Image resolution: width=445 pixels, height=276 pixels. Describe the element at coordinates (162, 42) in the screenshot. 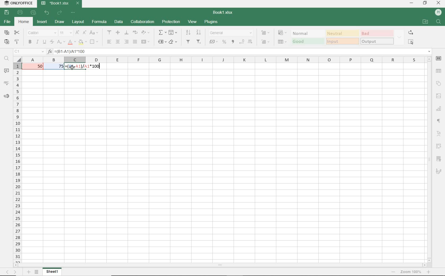

I see `named ranges` at that location.